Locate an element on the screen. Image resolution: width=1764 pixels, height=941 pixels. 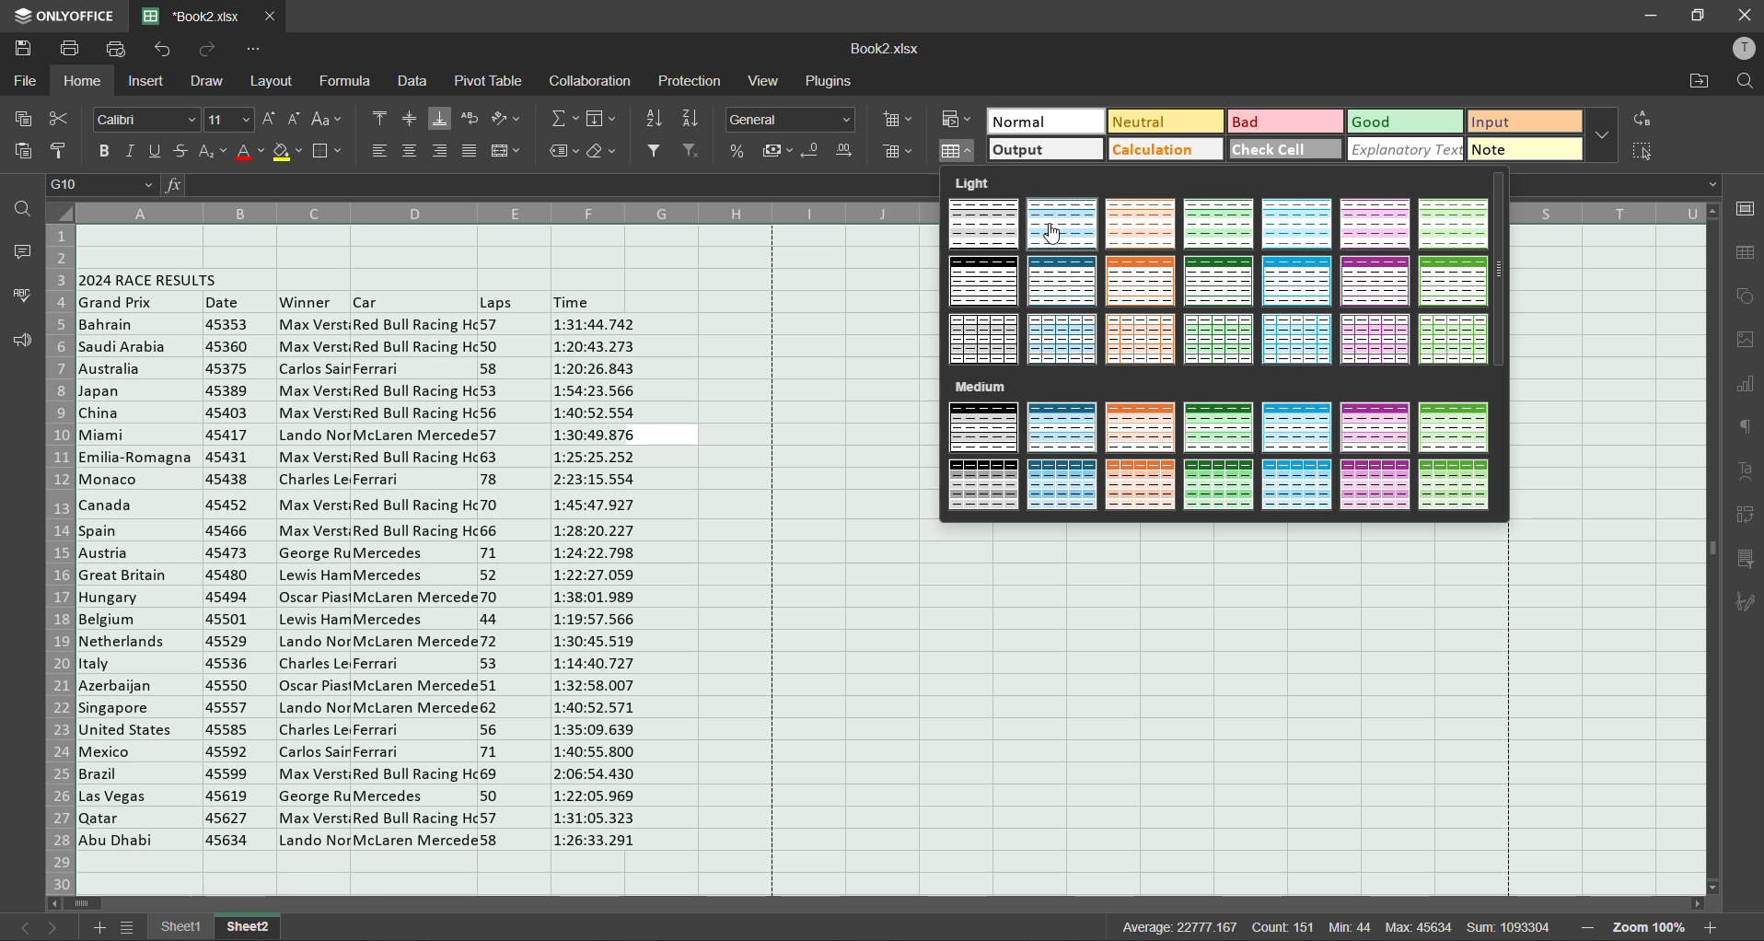
feedback is located at coordinates (21, 343).